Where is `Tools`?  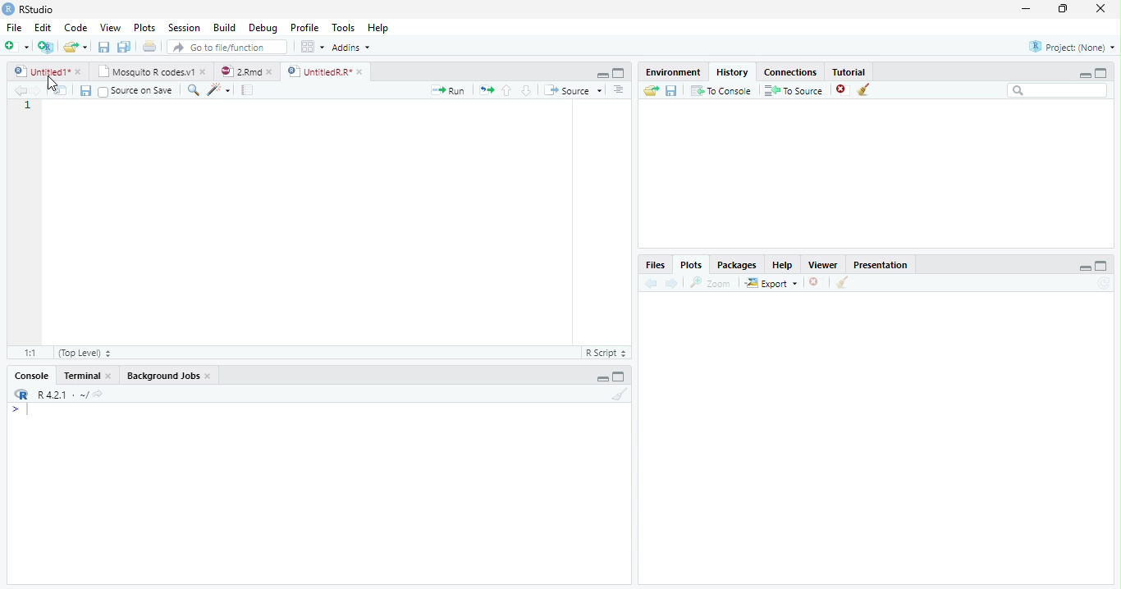 Tools is located at coordinates (343, 27).